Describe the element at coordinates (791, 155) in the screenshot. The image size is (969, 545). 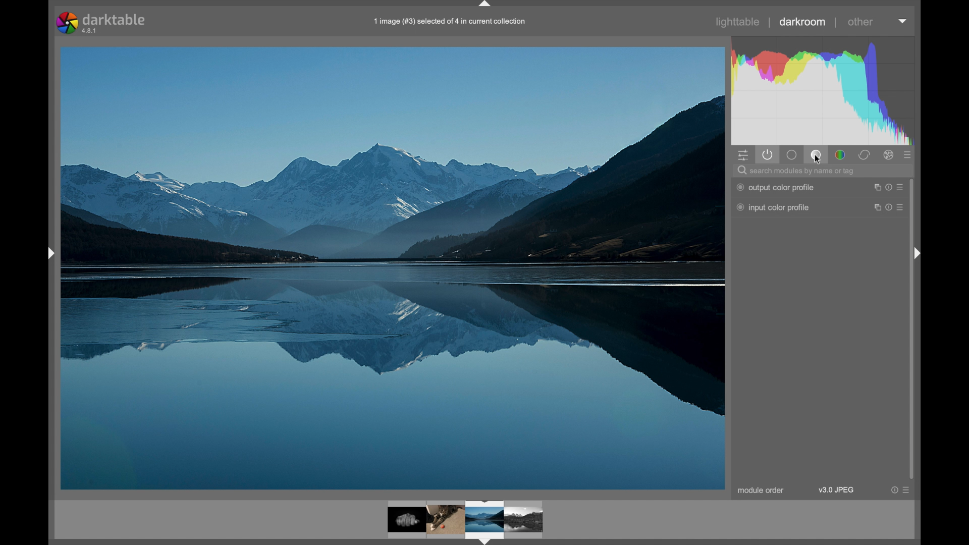
I see `base` at that location.